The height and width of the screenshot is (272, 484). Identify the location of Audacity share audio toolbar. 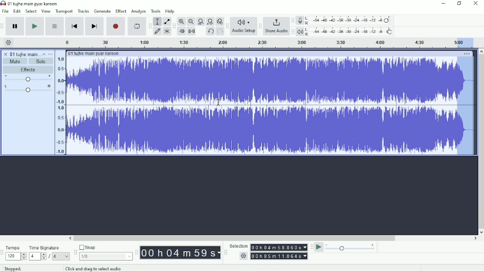
(261, 26).